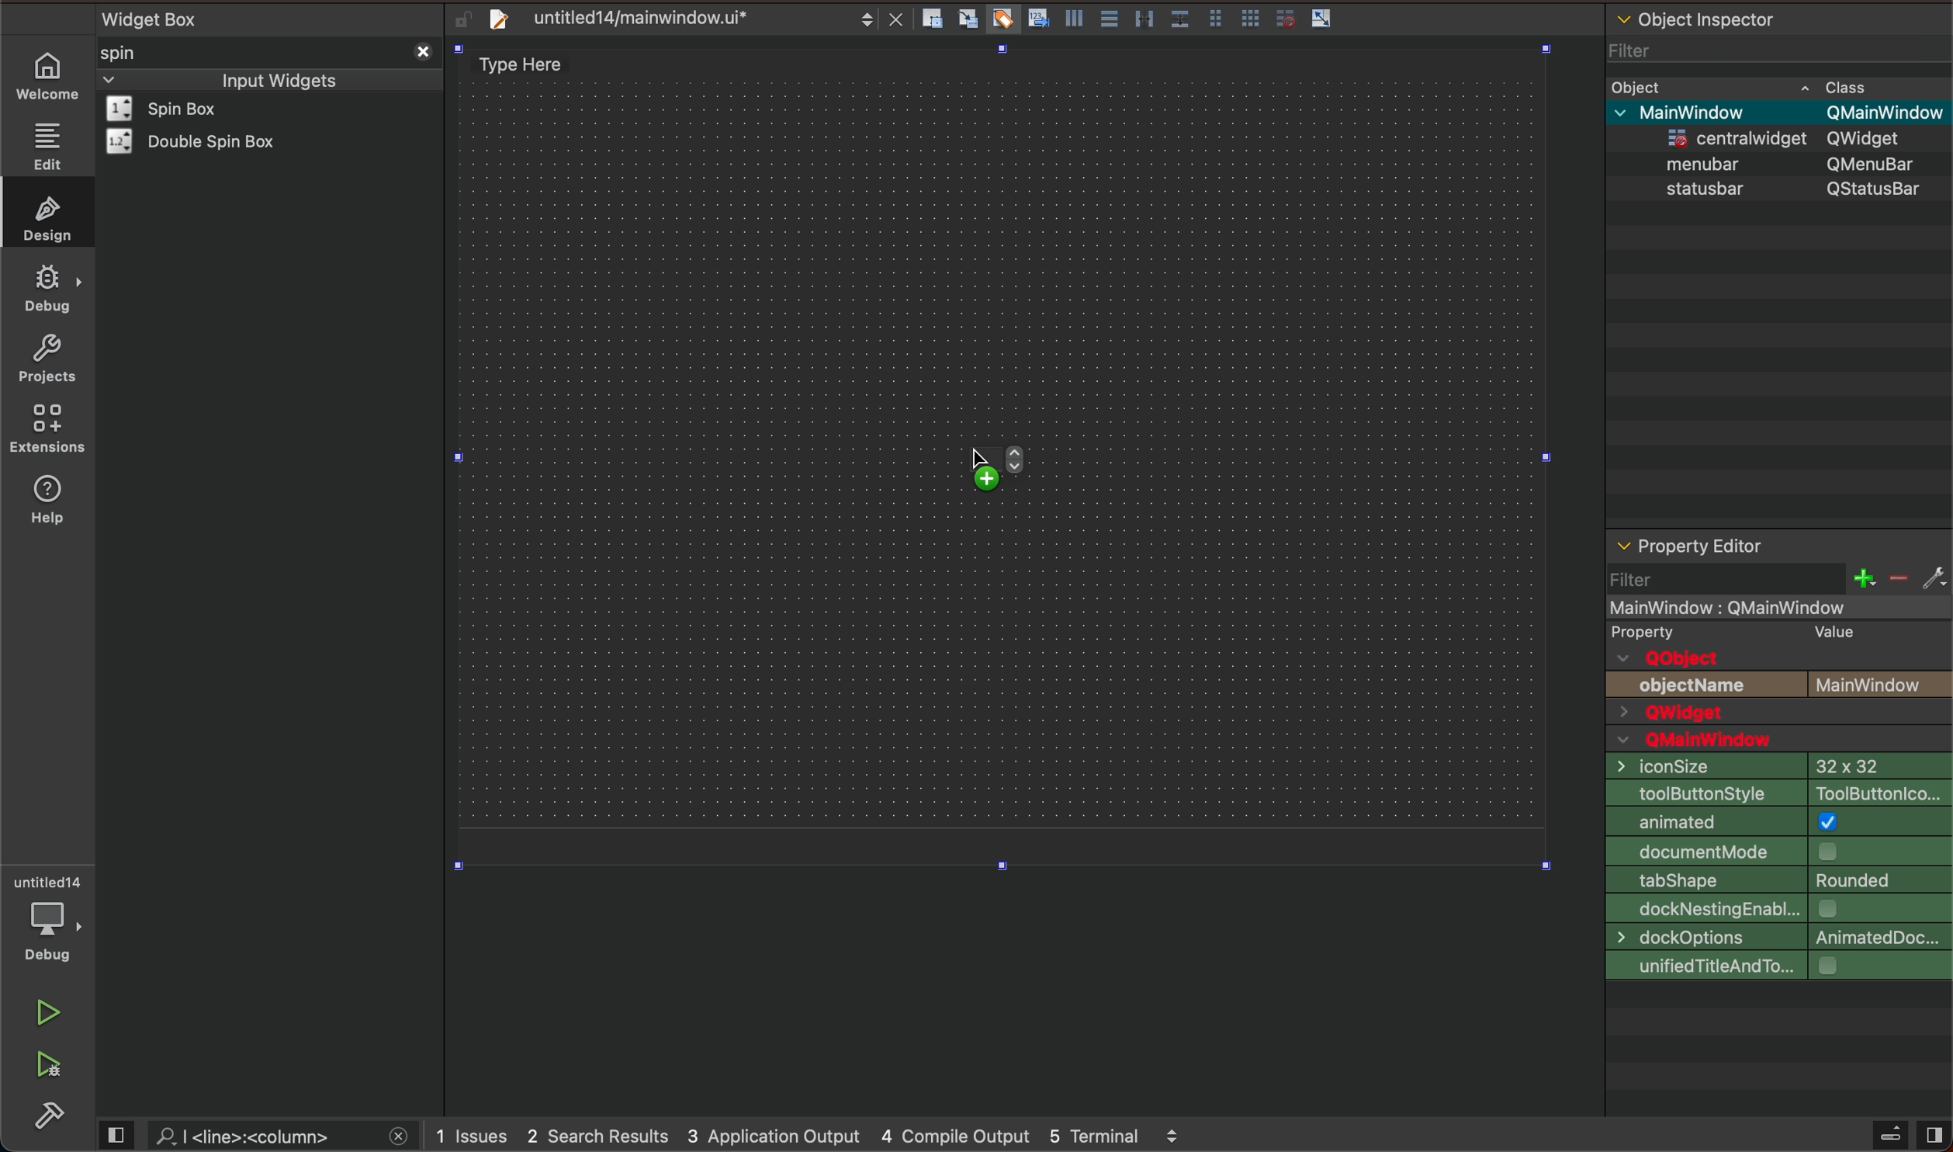  I want to click on close sidebar, so click(1907, 1135).